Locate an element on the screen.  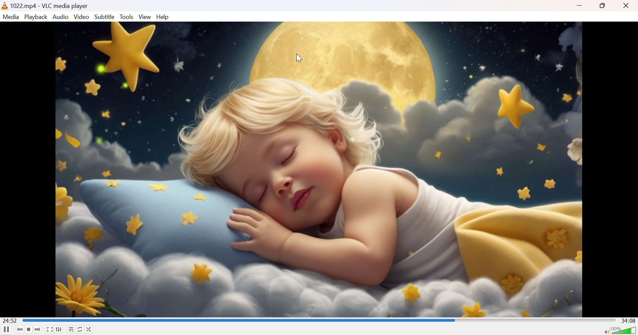
Previous media in the playlist, skip backward when held is located at coordinates (20, 330).